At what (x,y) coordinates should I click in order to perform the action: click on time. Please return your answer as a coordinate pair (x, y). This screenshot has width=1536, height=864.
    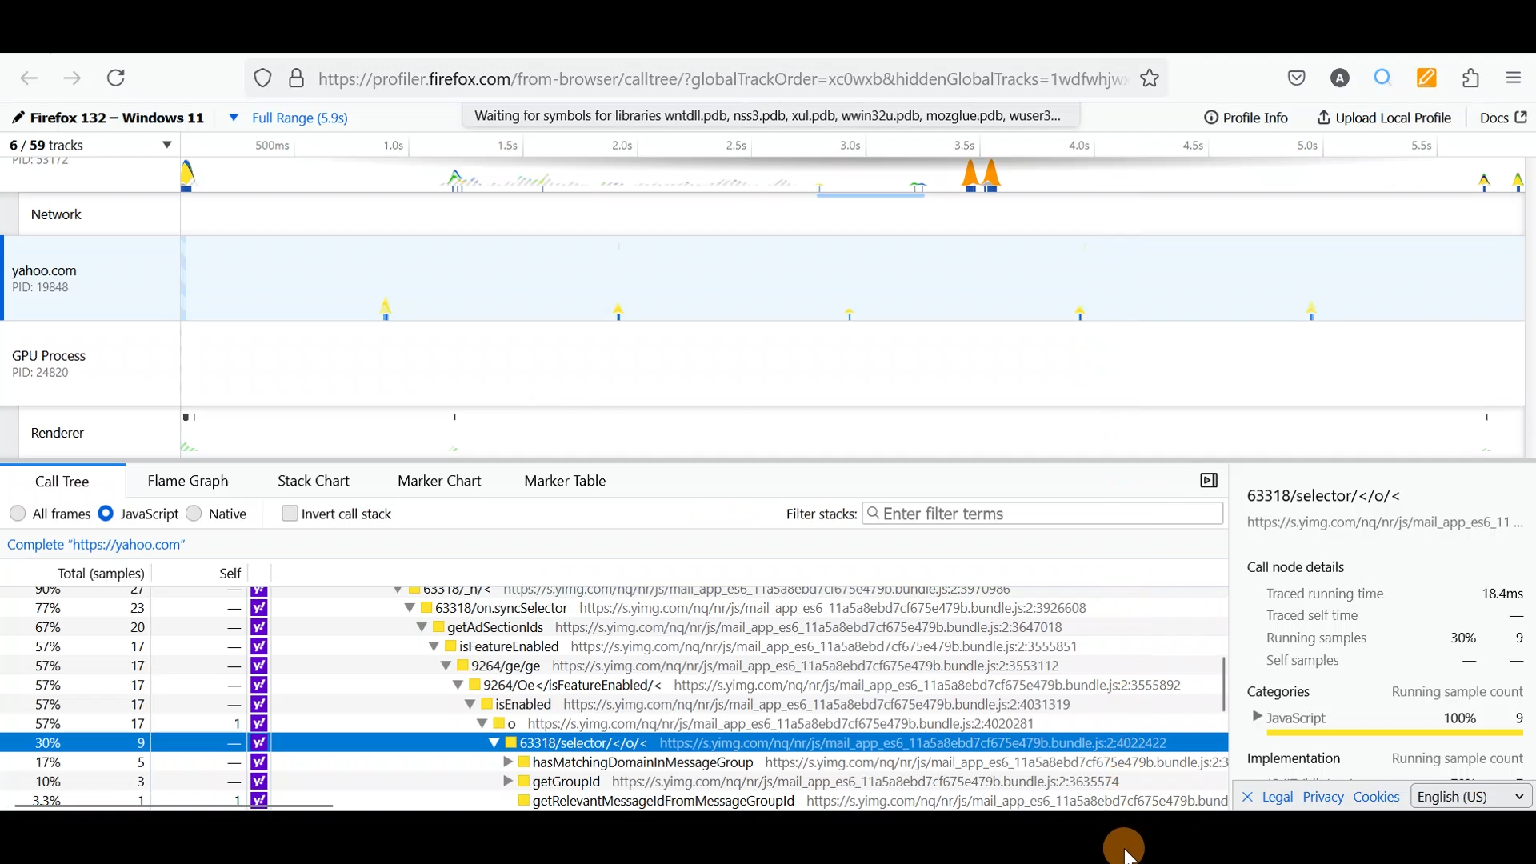
    Looking at the image, I should click on (854, 147).